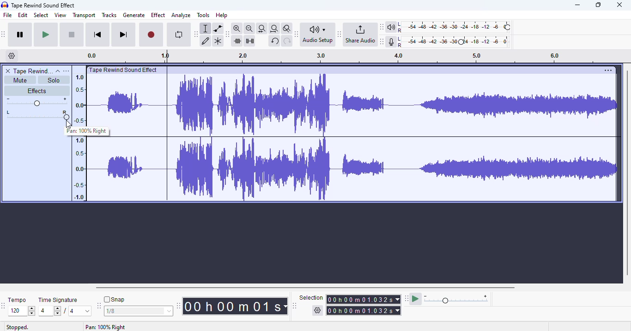  I want to click on collapse, so click(58, 71).